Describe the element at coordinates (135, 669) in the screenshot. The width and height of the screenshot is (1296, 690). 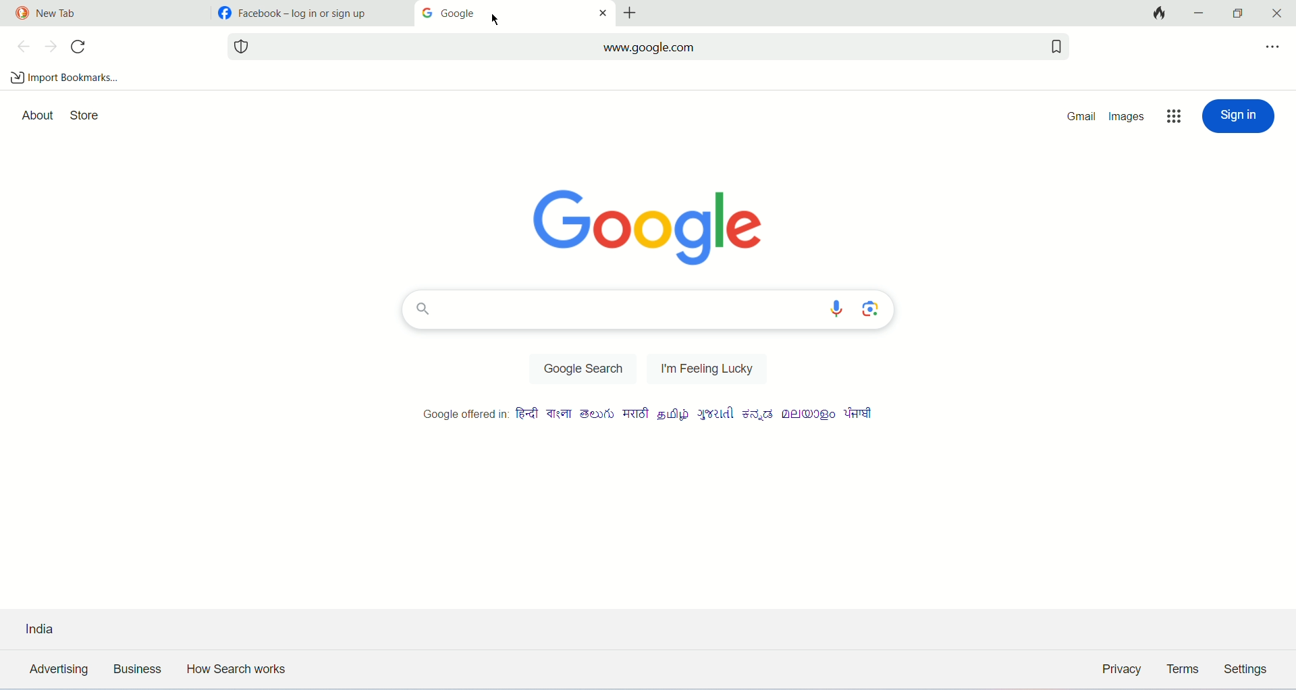
I see `business` at that location.